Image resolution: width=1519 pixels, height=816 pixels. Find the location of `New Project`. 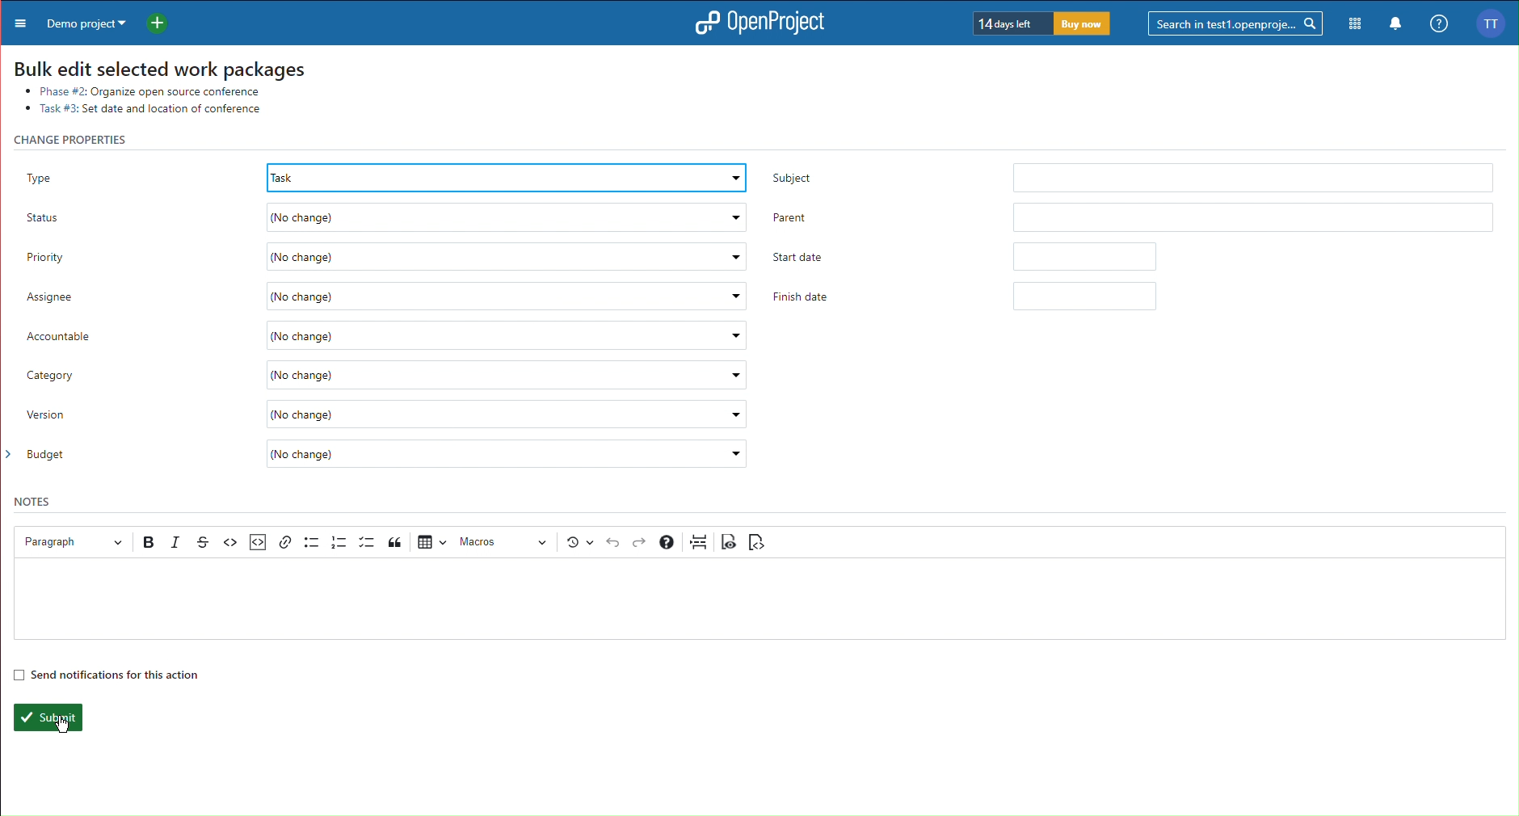

New Project is located at coordinates (162, 21).